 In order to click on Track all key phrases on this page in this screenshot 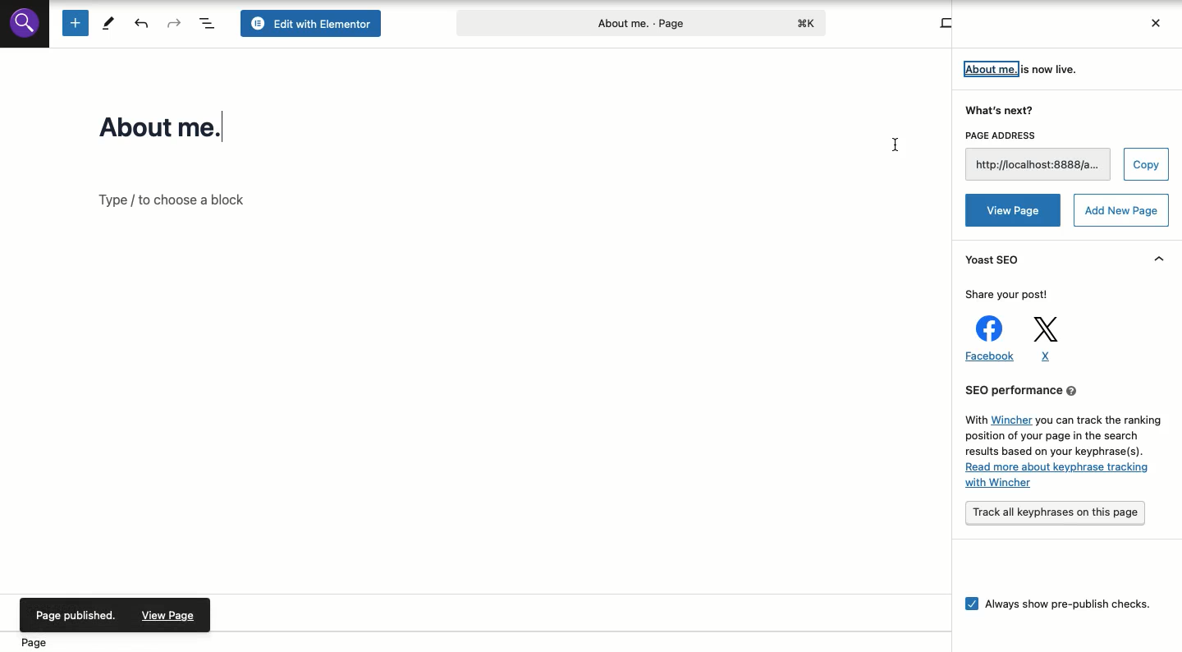, I will do `click(1056, 512)`.